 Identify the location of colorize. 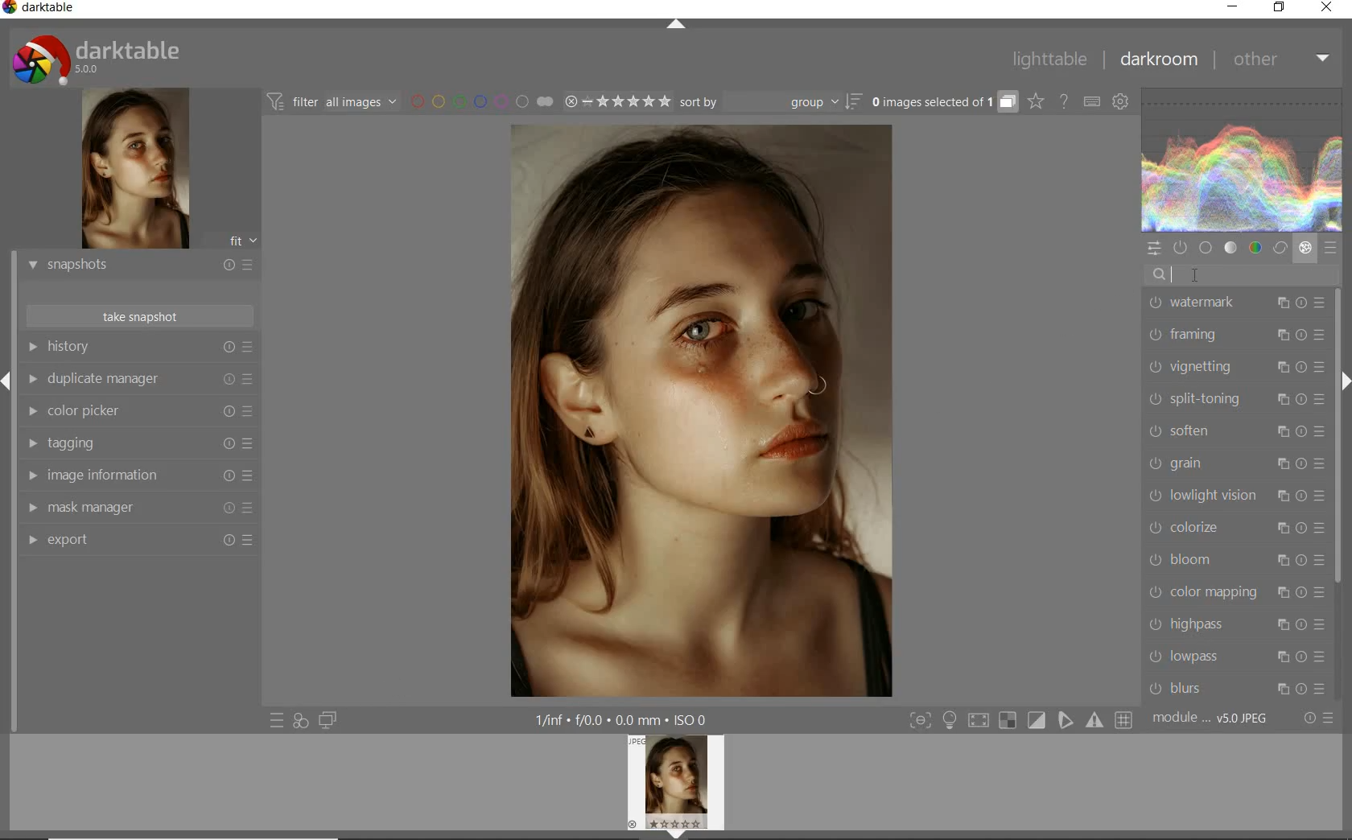
(1235, 527).